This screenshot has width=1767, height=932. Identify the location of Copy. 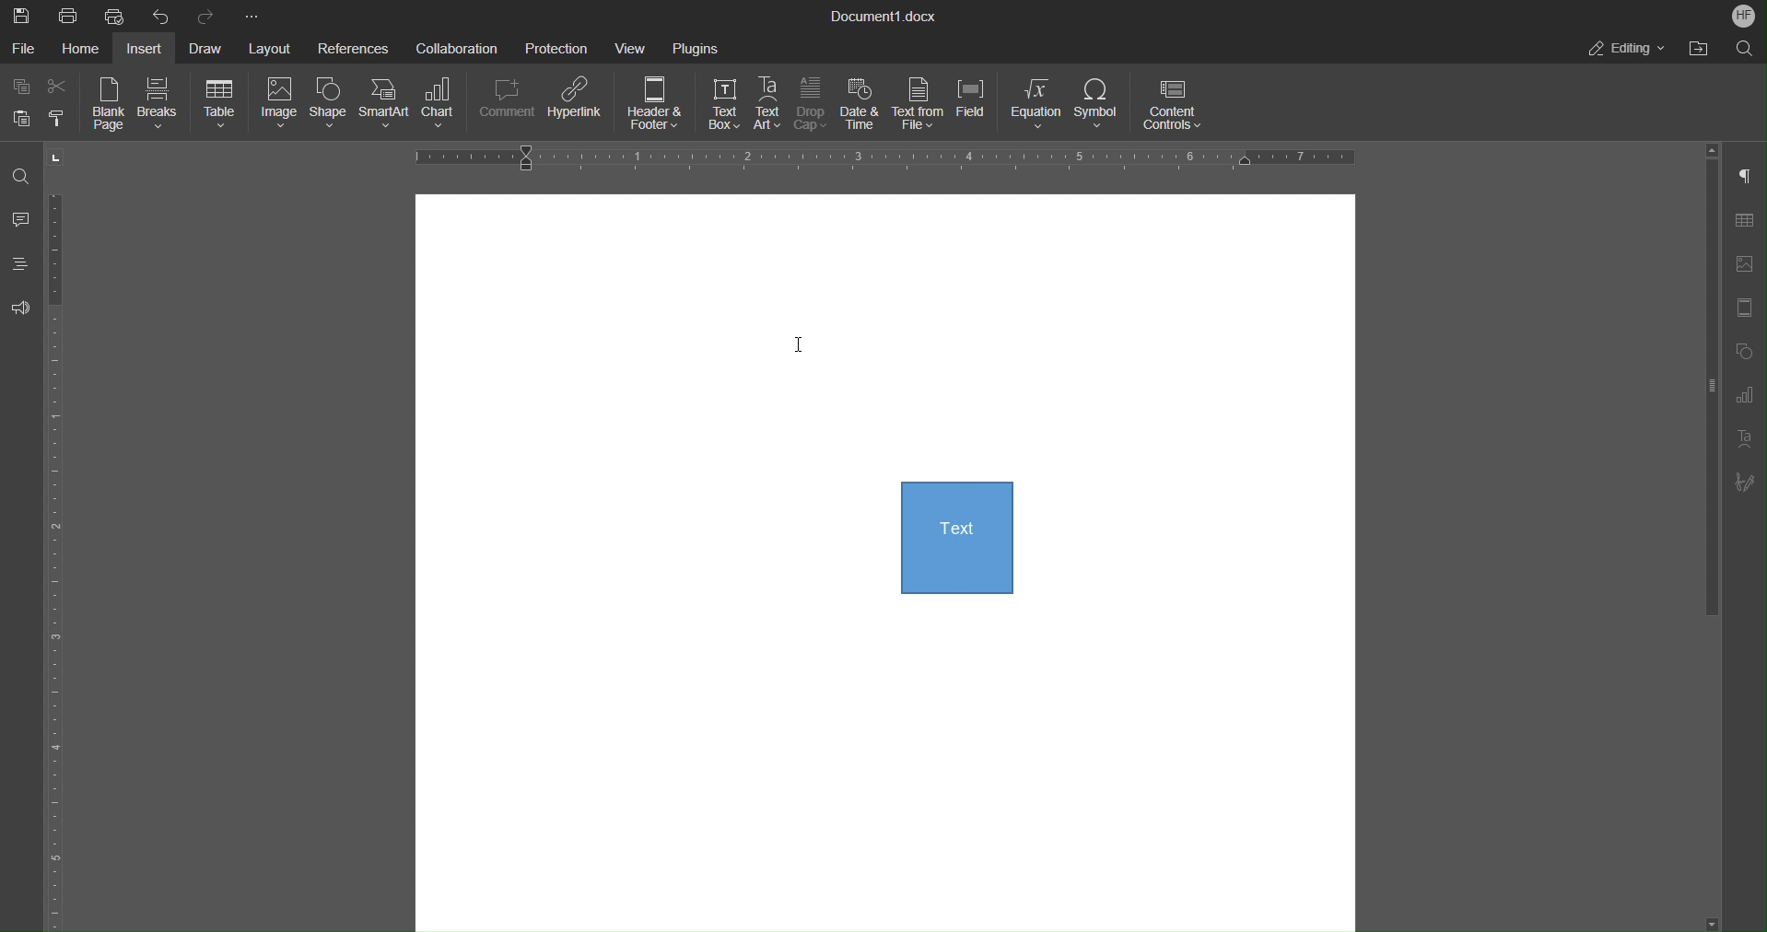
(20, 86).